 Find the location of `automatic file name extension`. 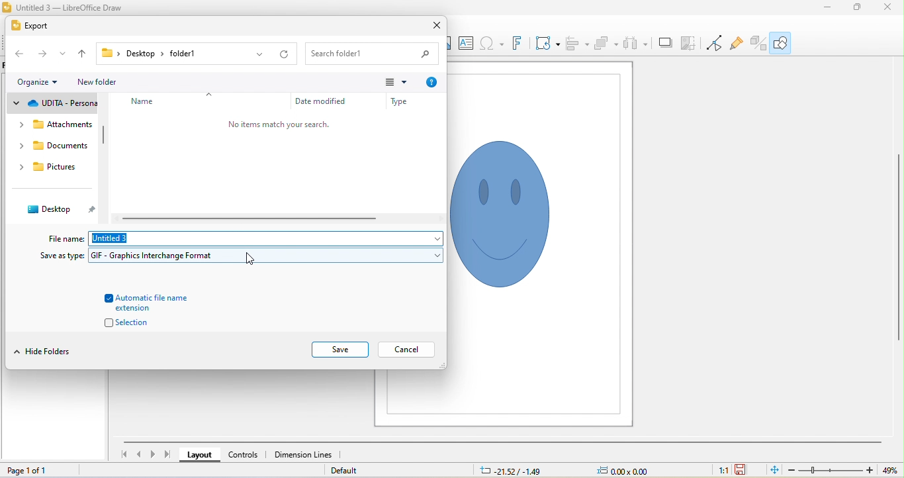

automatic file name extension is located at coordinates (153, 302).